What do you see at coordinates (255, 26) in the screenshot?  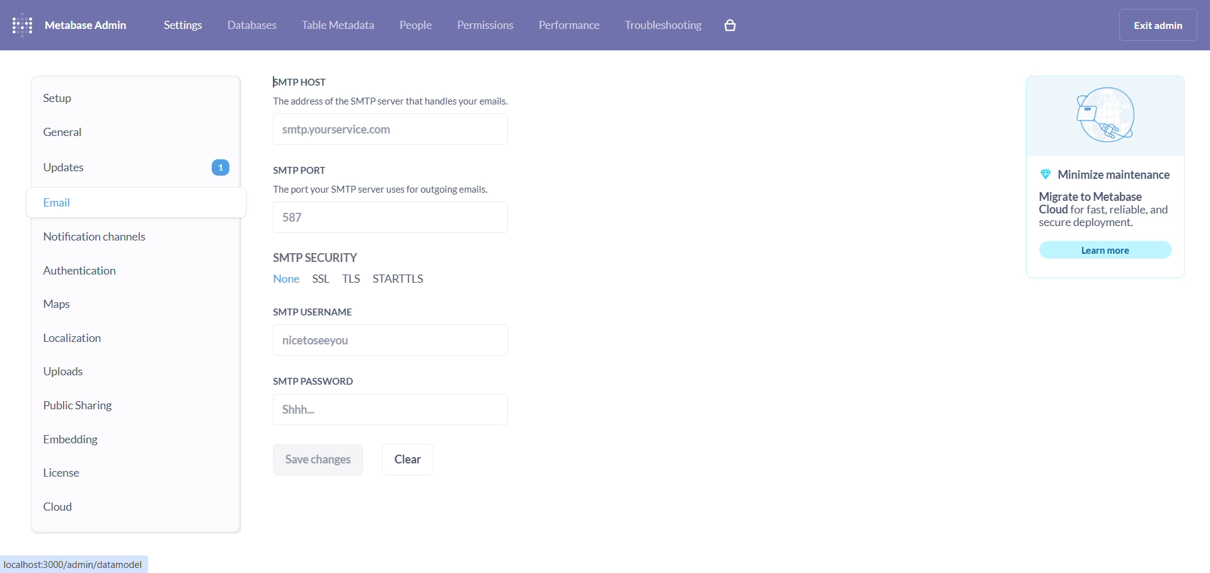 I see `databases` at bounding box center [255, 26].